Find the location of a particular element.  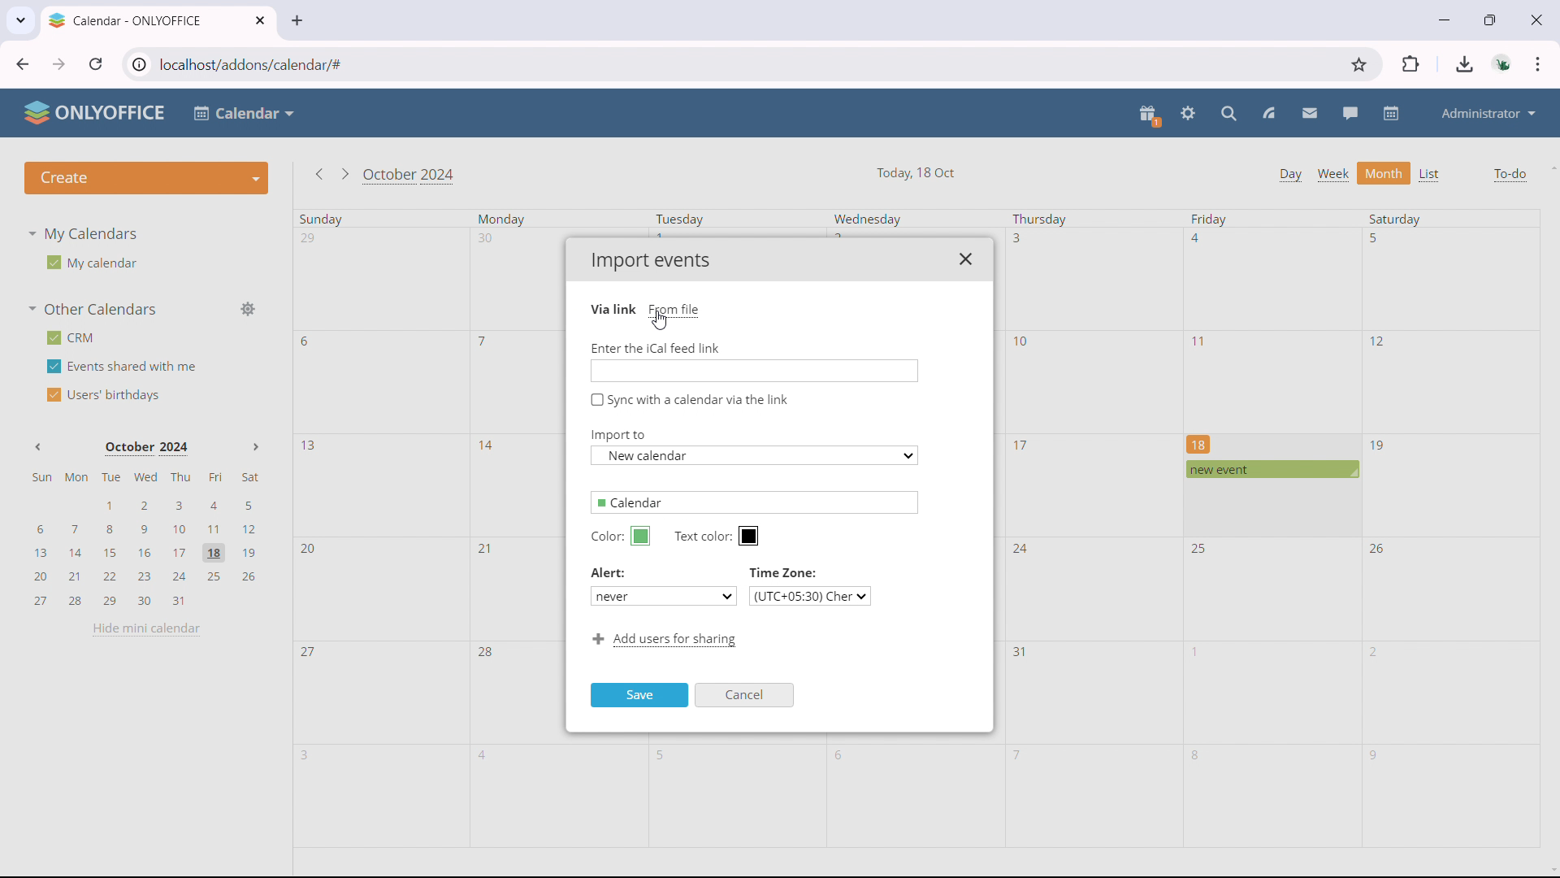

1 is located at coordinates (1198, 652).